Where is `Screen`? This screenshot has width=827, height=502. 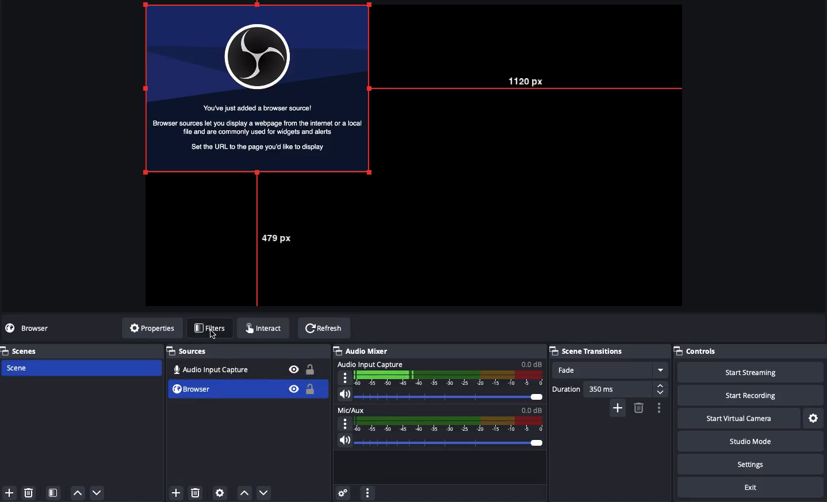
Screen is located at coordinates (258, 88).